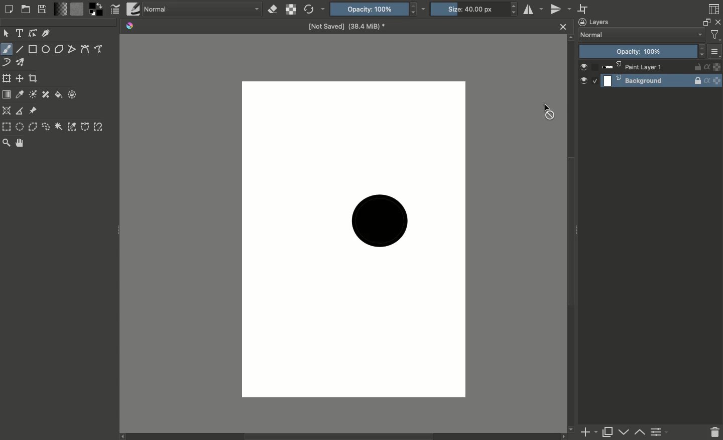  Describe the element at coordinates (47, 95) in the screenshot. I see `Smart patch tool` at that location.